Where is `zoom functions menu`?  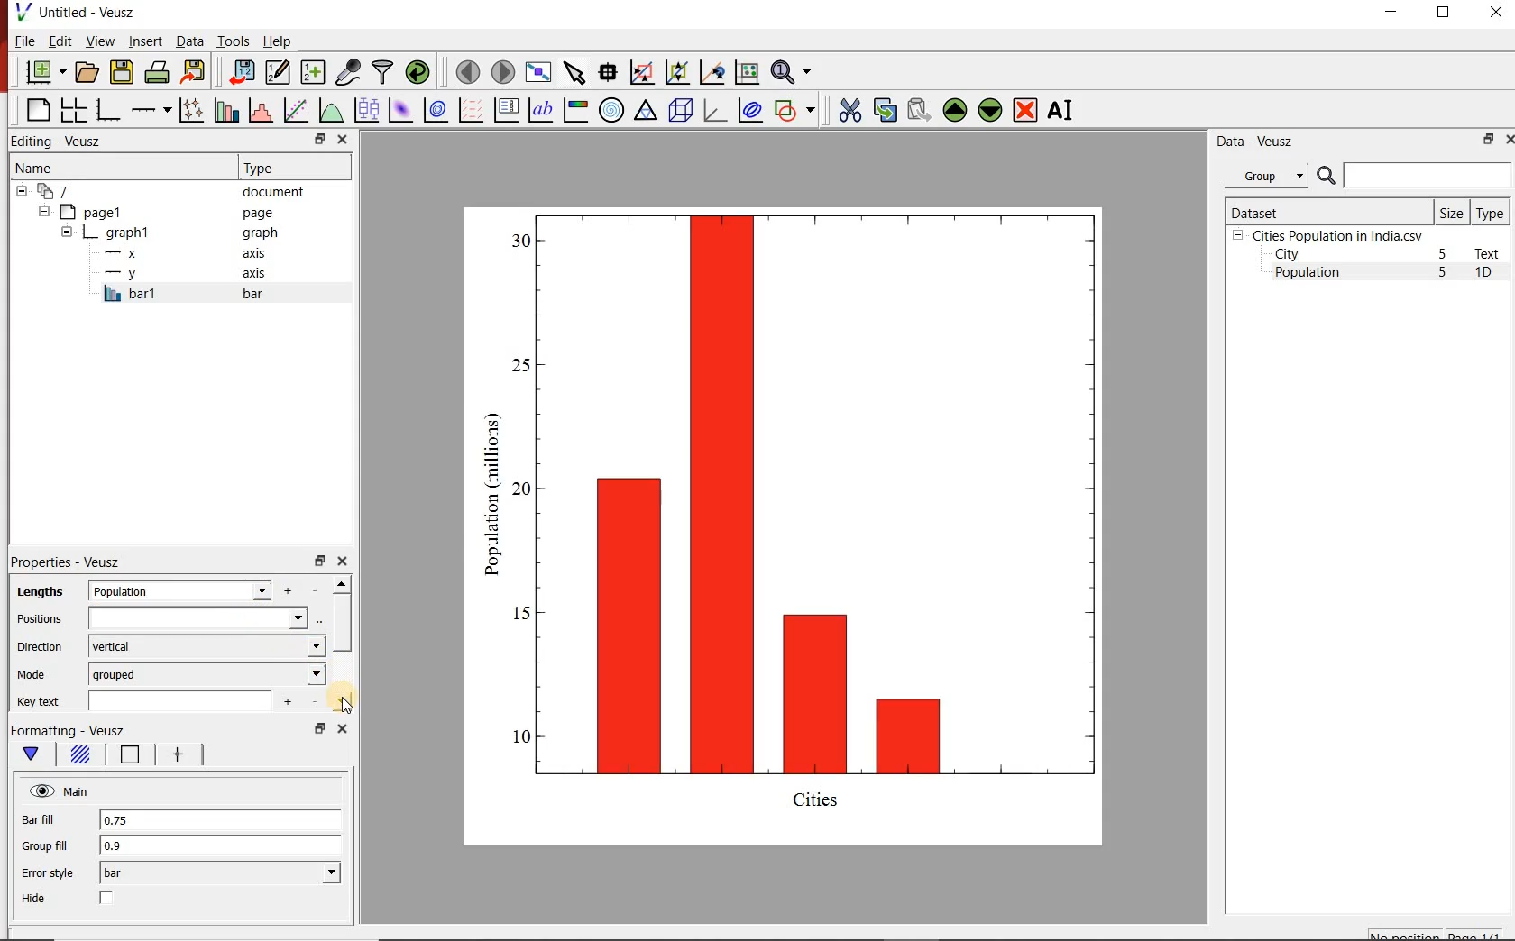 zoom functions menu is located at coordinates (794, 72).